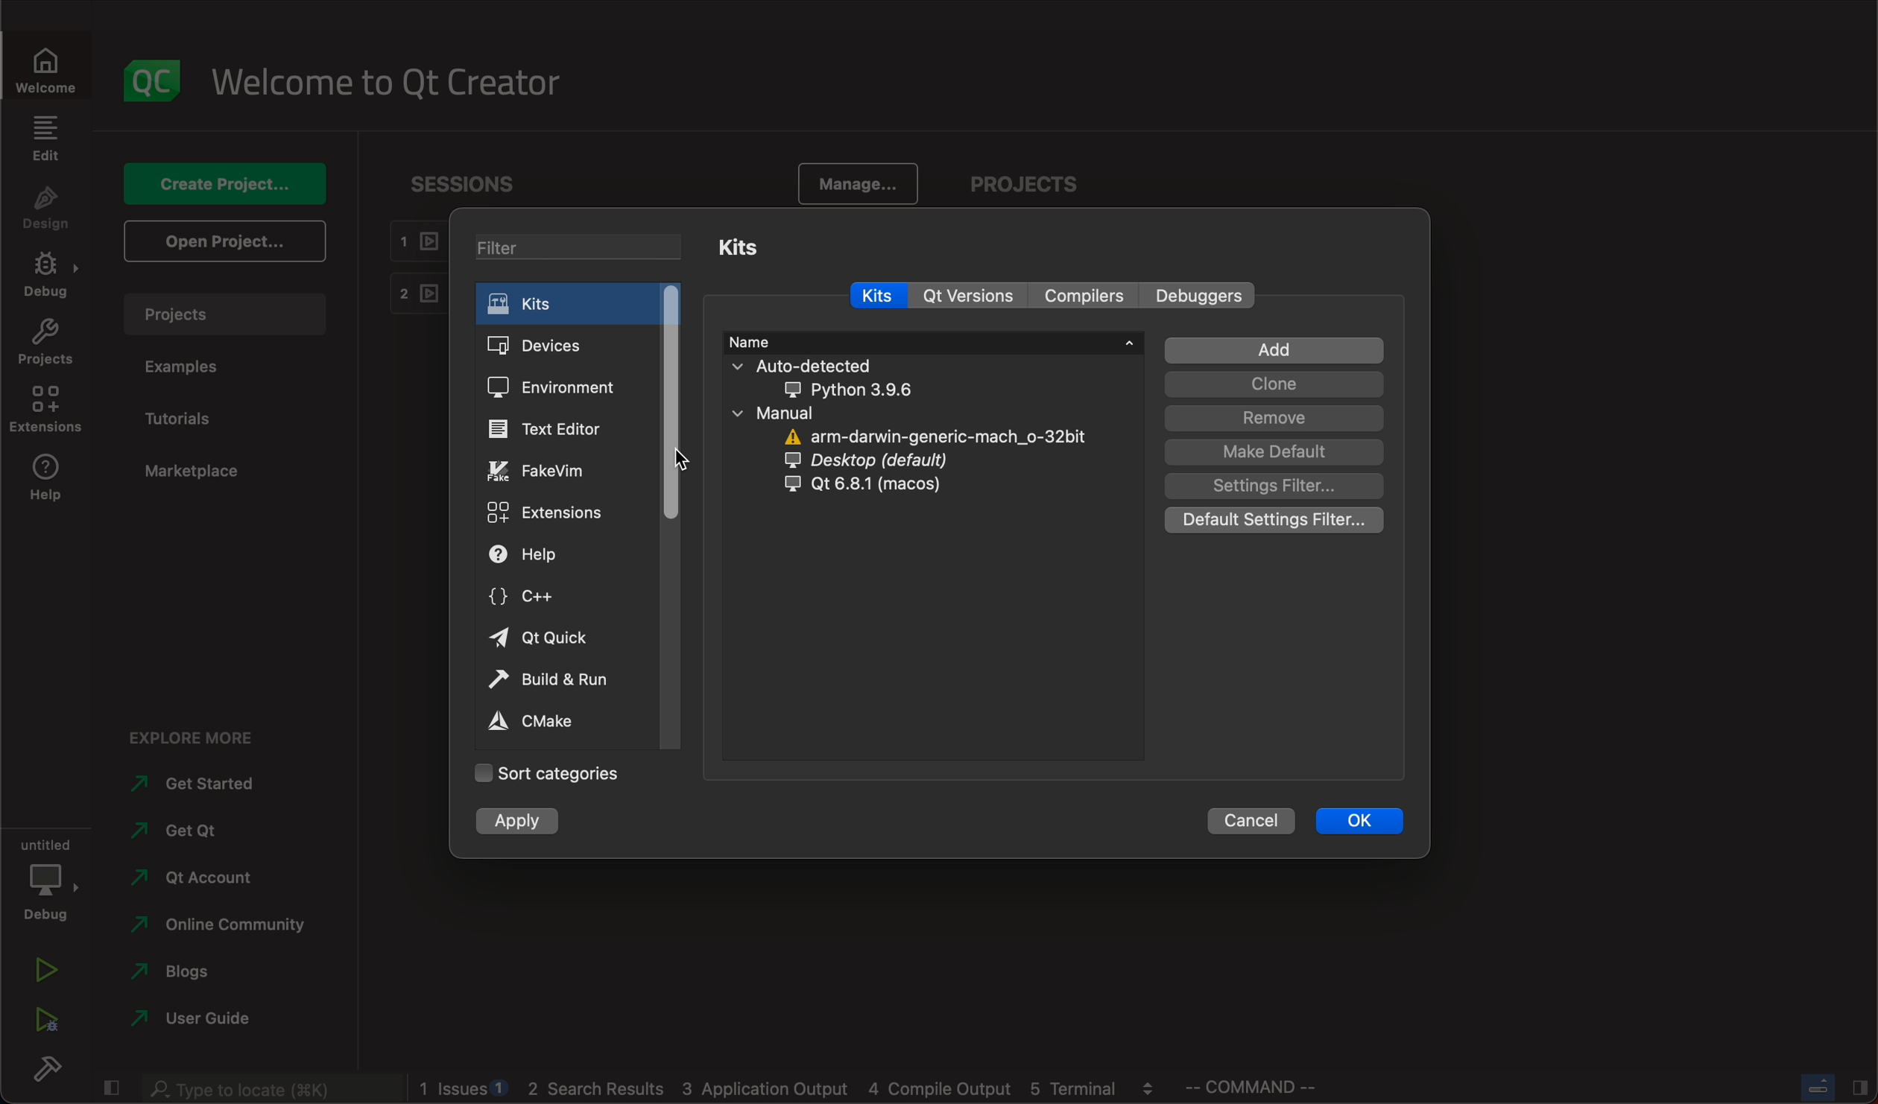  What do you see at coordinates (559, 429) in the screenshot?
I see `text editor` at bounding box center [559, 429].